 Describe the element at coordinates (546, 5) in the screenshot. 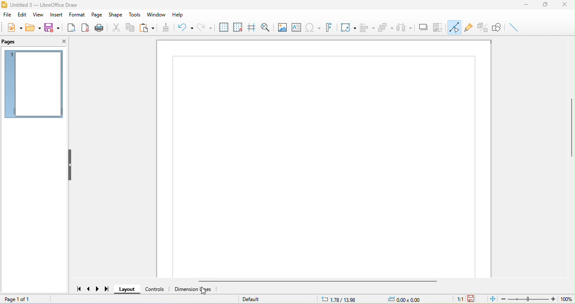

I see `maximize` at that location.